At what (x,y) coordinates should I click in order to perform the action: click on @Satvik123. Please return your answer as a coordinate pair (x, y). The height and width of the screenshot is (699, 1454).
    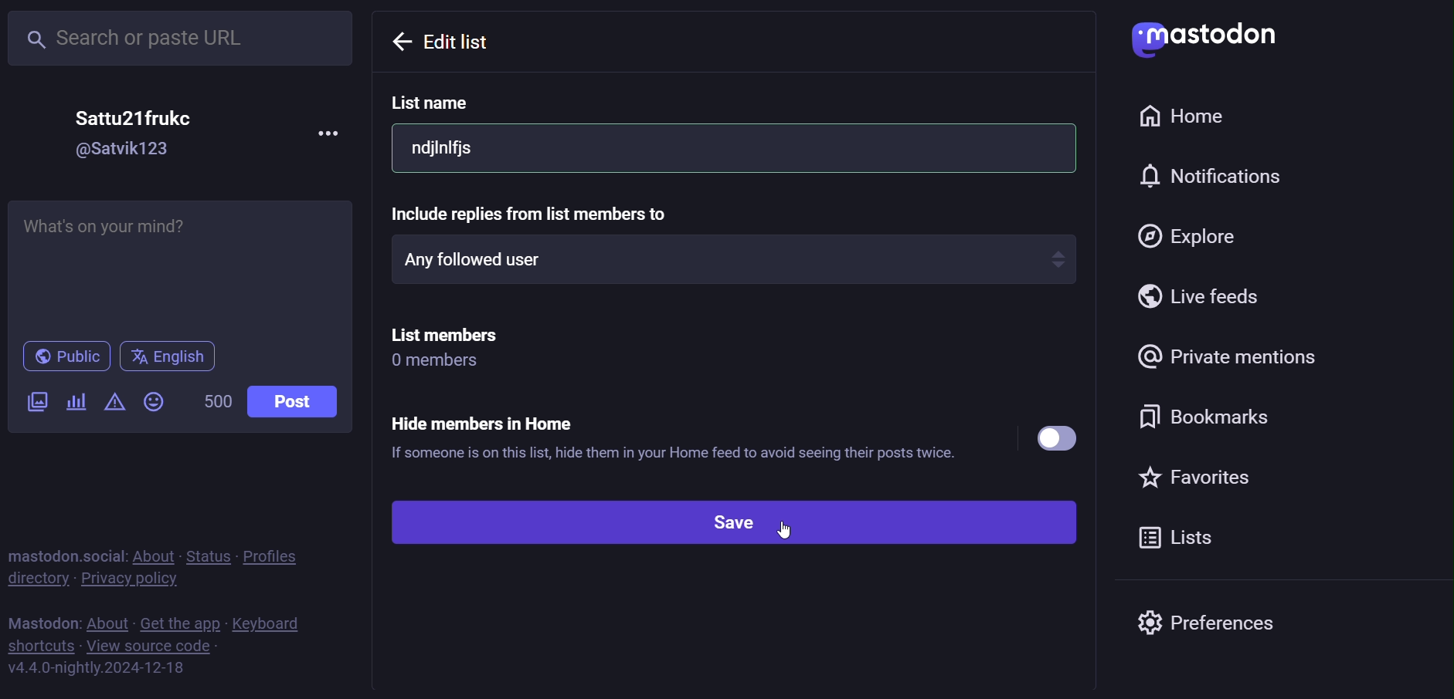
    Looking at the image, I should click on (129, 150).